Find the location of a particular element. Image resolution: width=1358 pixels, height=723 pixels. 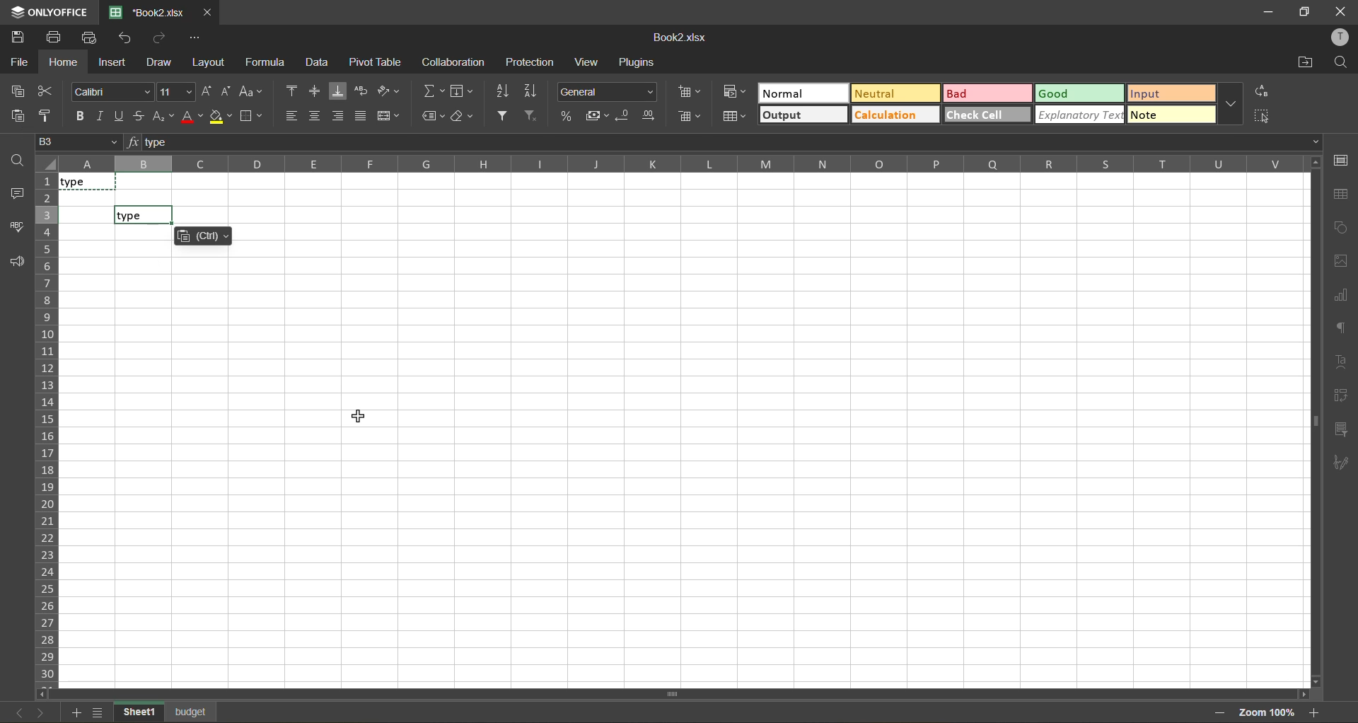

sheet names is located at coordinates (166, 711).